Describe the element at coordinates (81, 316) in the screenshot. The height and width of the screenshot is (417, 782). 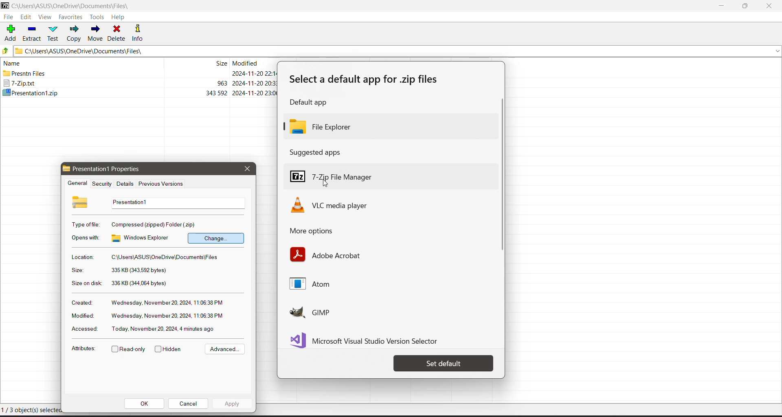
I see `Modified` at that location.